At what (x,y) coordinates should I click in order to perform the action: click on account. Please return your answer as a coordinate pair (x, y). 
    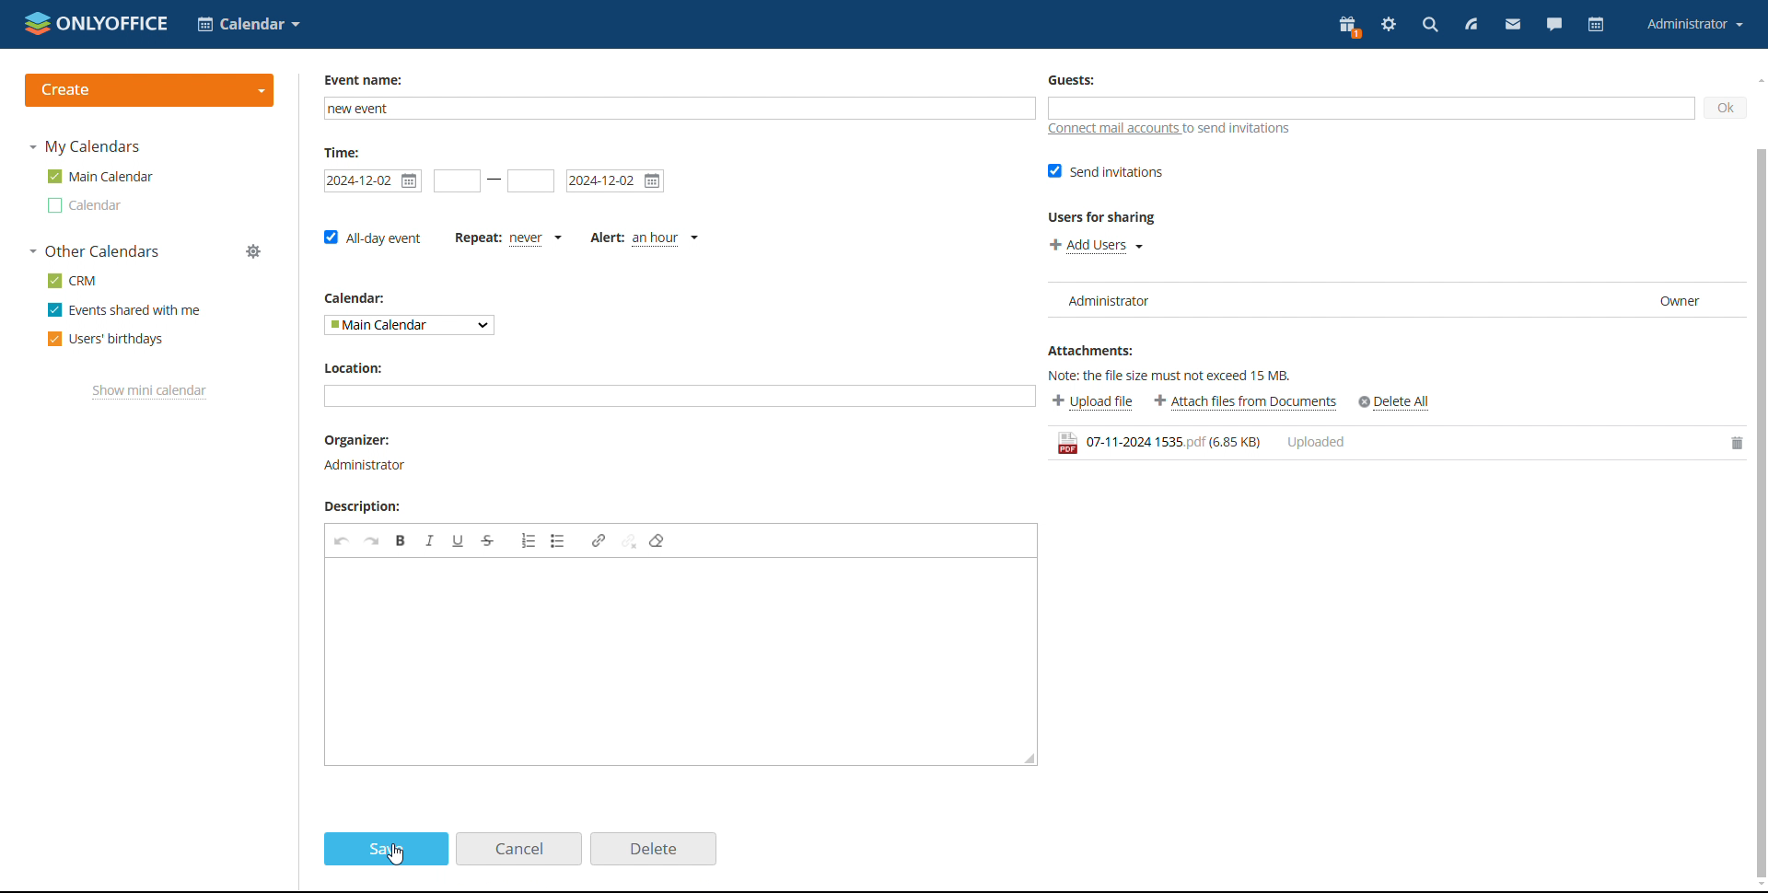
    Looking at the image, I should click on (1695, 26).